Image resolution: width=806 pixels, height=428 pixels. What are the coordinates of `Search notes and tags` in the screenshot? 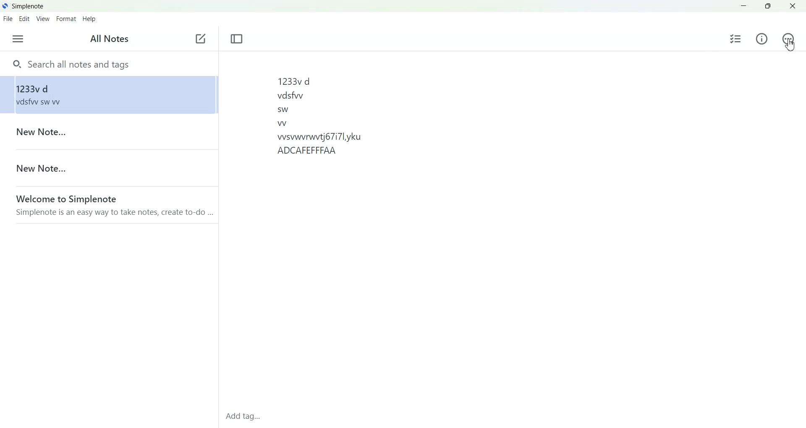 It's located at (109, 63).